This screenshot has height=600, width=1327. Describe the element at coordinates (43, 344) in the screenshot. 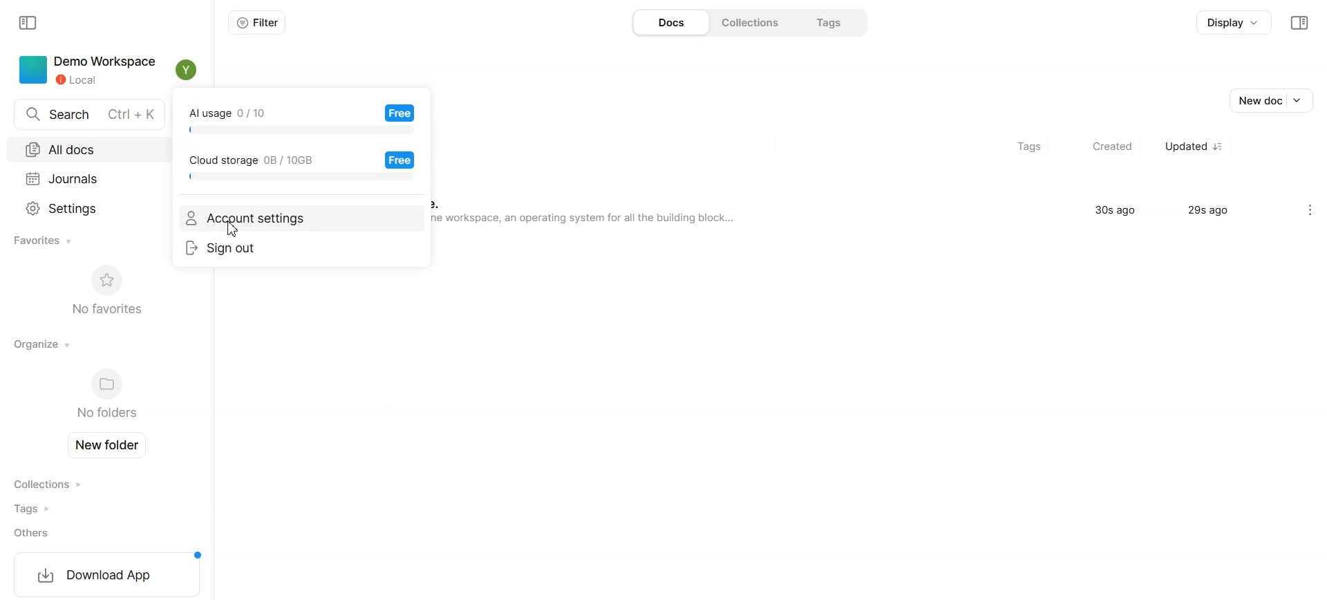

I see `Organize` at that location.